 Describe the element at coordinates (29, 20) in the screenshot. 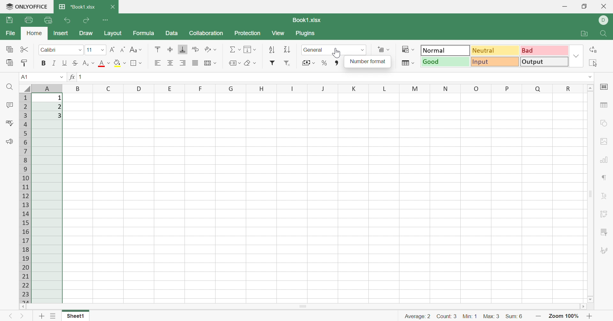

I see `Print file` at that location.